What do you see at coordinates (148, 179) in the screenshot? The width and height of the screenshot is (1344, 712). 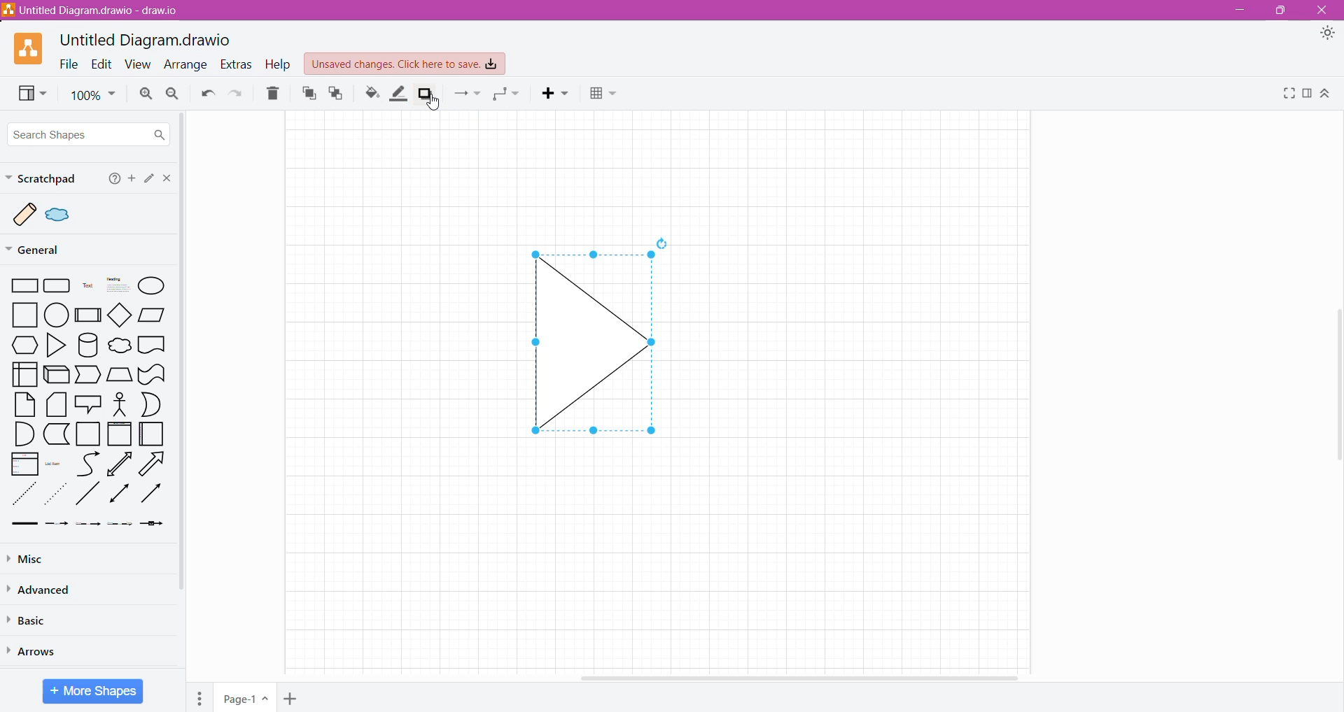 I see `Edit` at bounding box center [148, 179].